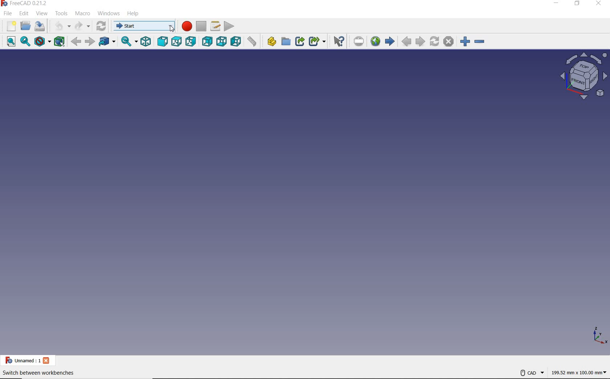  Describe the element at coordinates (9, 27) in the screenshot. I see `NEW` at that location.